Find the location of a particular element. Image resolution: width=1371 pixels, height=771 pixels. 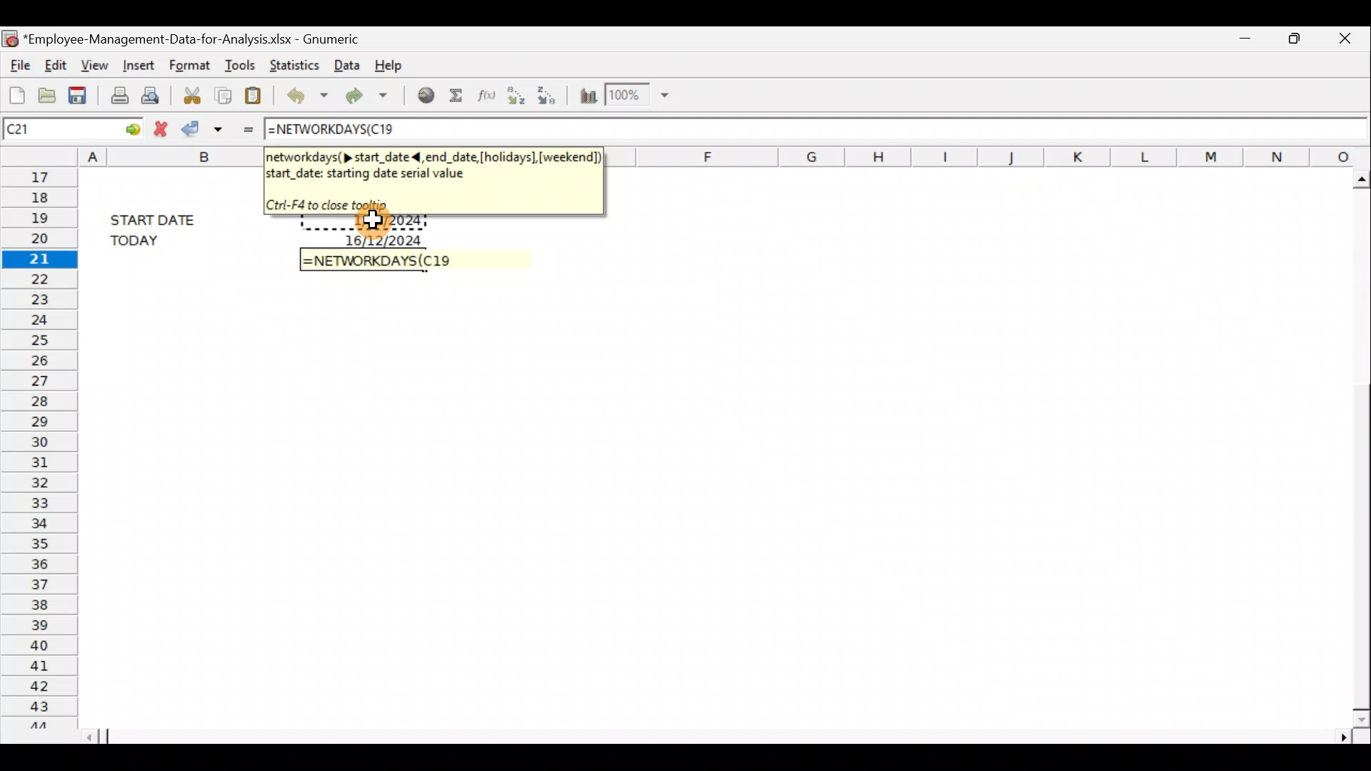

16/12/2024 is located at coordinates (386, 238).